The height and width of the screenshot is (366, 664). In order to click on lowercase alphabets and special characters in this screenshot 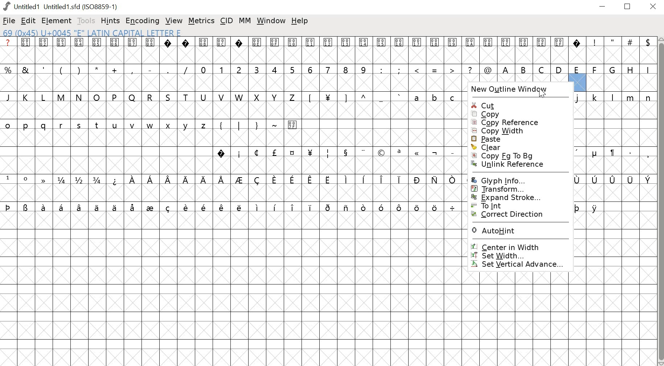, I will do `click(382, 97)`.